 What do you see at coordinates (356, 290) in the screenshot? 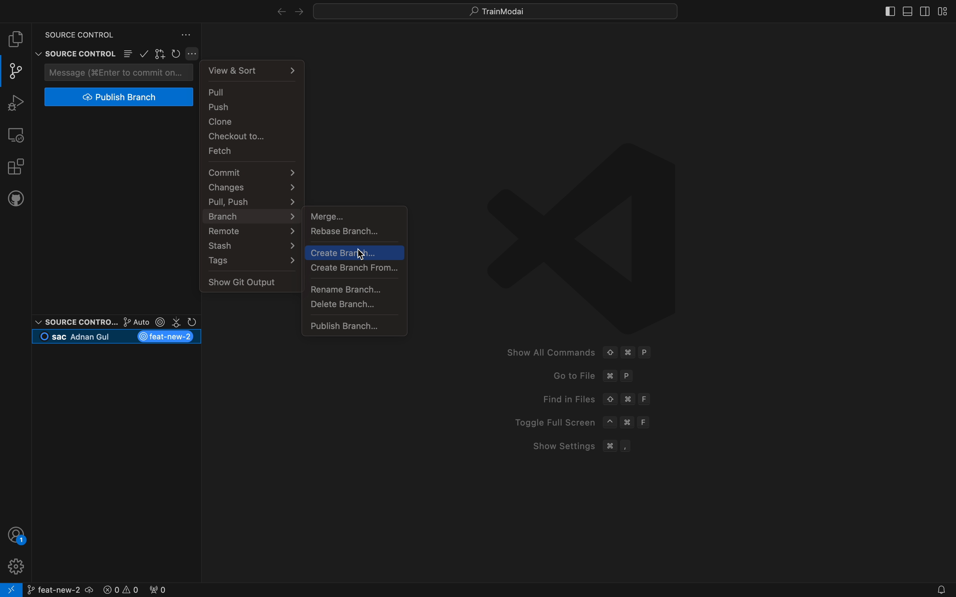
I see `` at bounding box center [356, 290].